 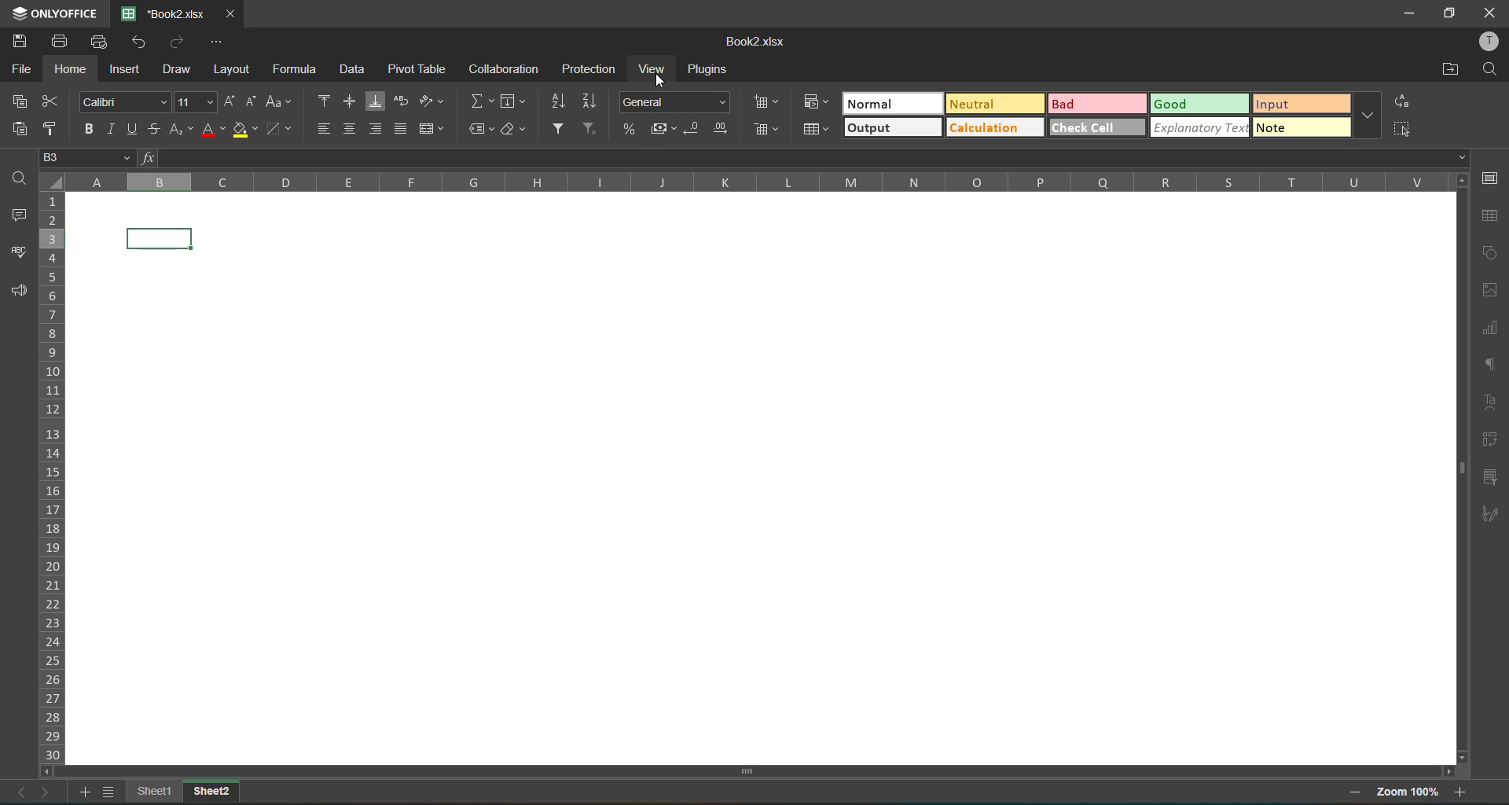 I want to click on cursor, so click(x=663, y=82).